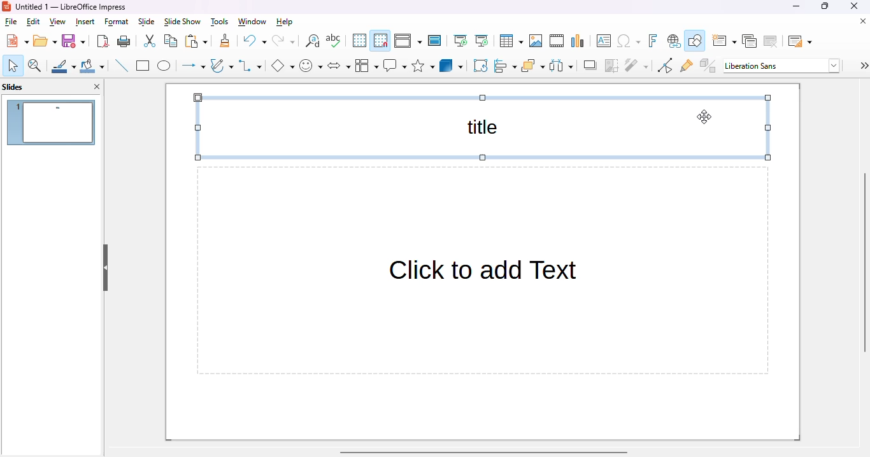  I want to click on title, so click(480, 128).